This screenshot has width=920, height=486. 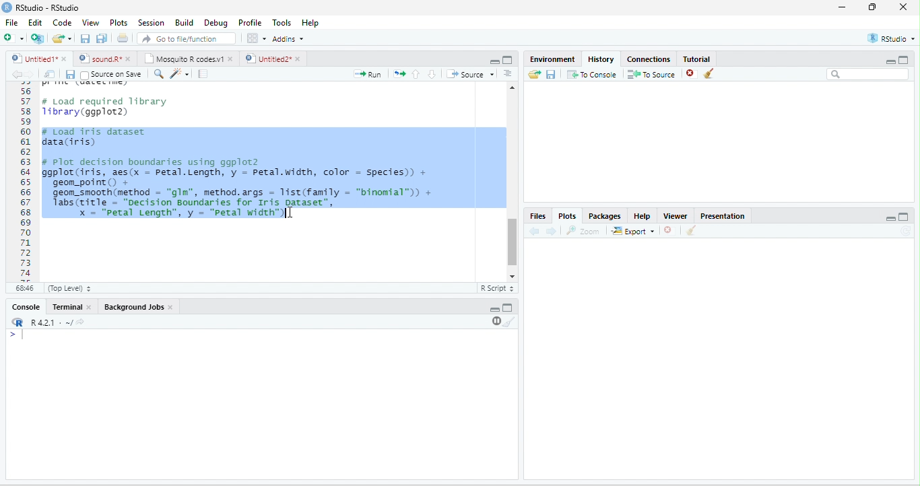 I want to click on search bar, so click(x=868, y=73).